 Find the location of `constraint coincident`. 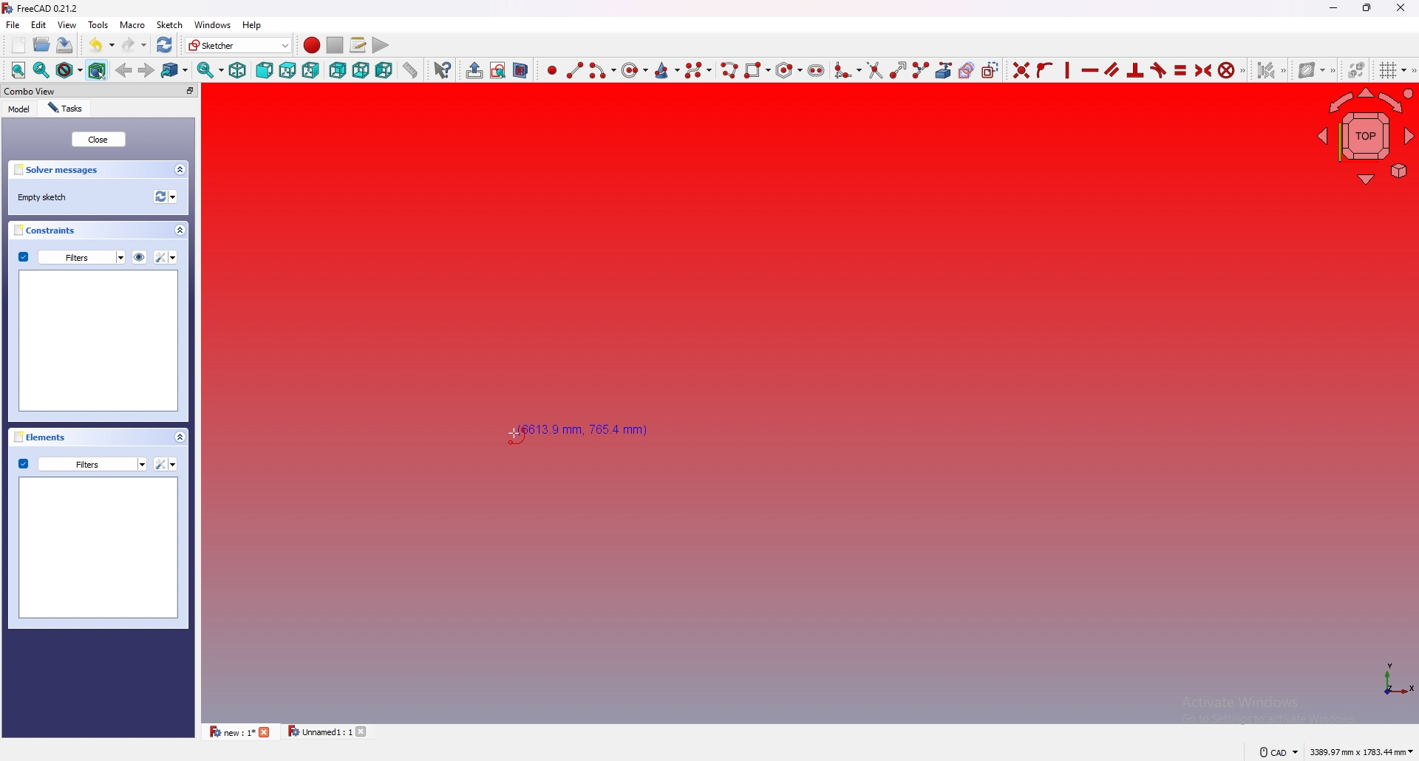

constraint coincident is located at coordinates (1021, 70).